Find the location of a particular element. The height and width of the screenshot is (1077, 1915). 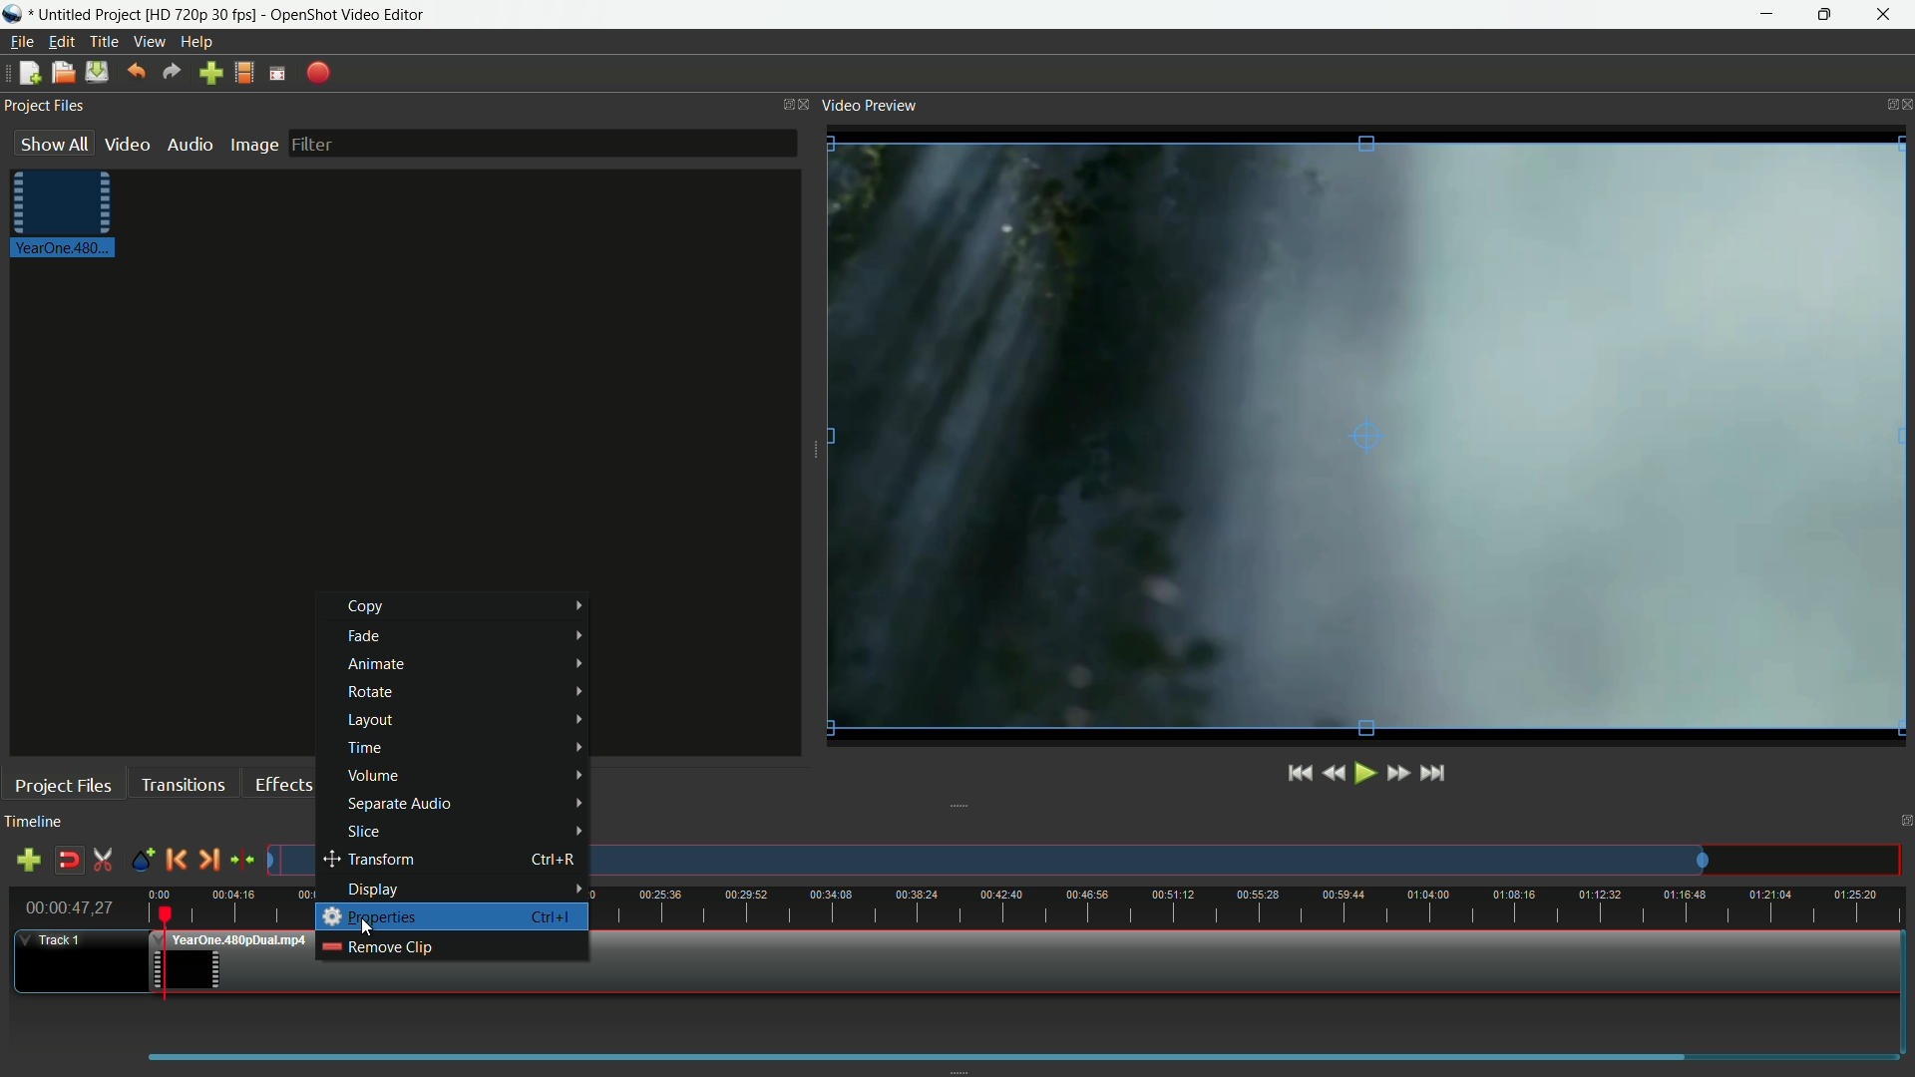

properties is located at coordinates (372, 917).